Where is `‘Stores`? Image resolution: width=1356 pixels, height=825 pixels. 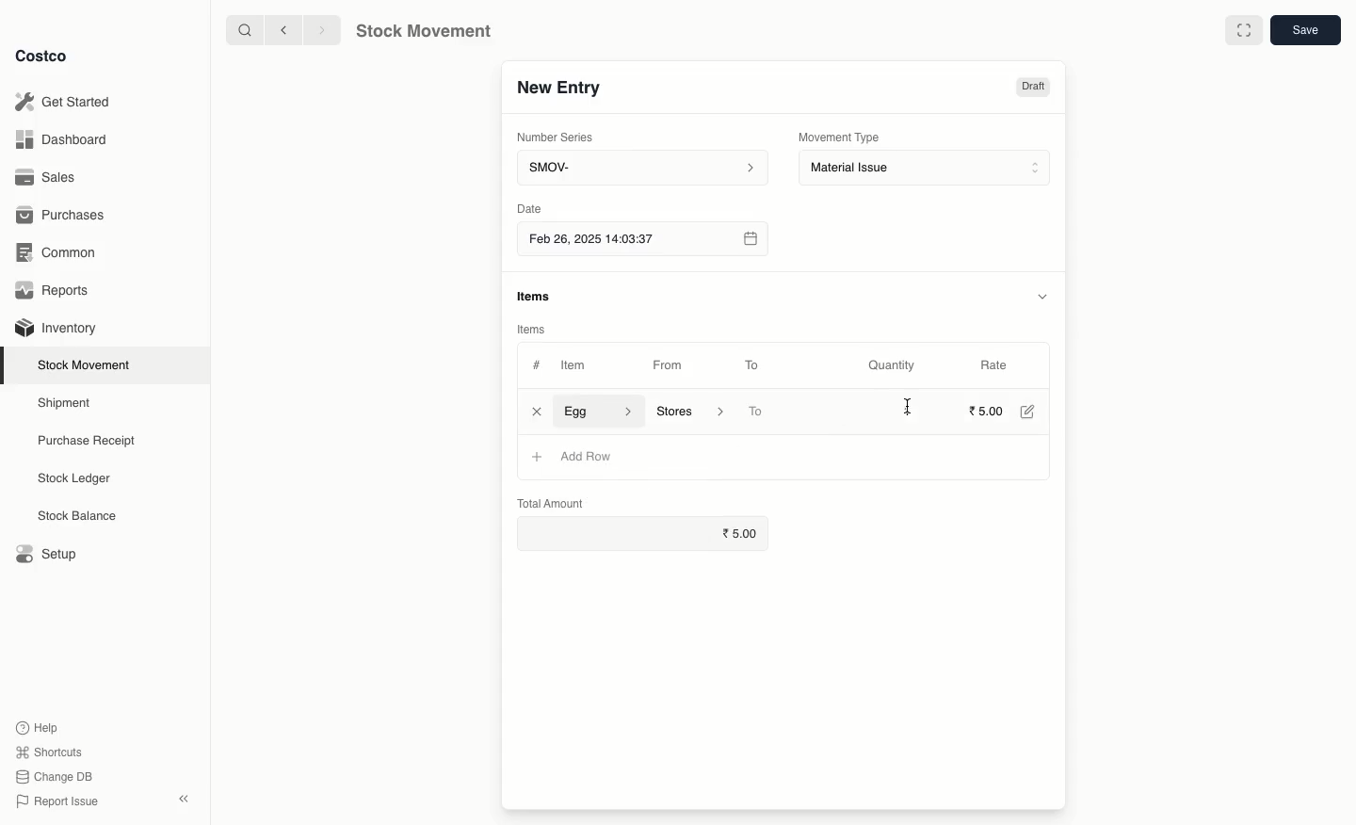 ‘Stores is located at coordinates (687, 410).